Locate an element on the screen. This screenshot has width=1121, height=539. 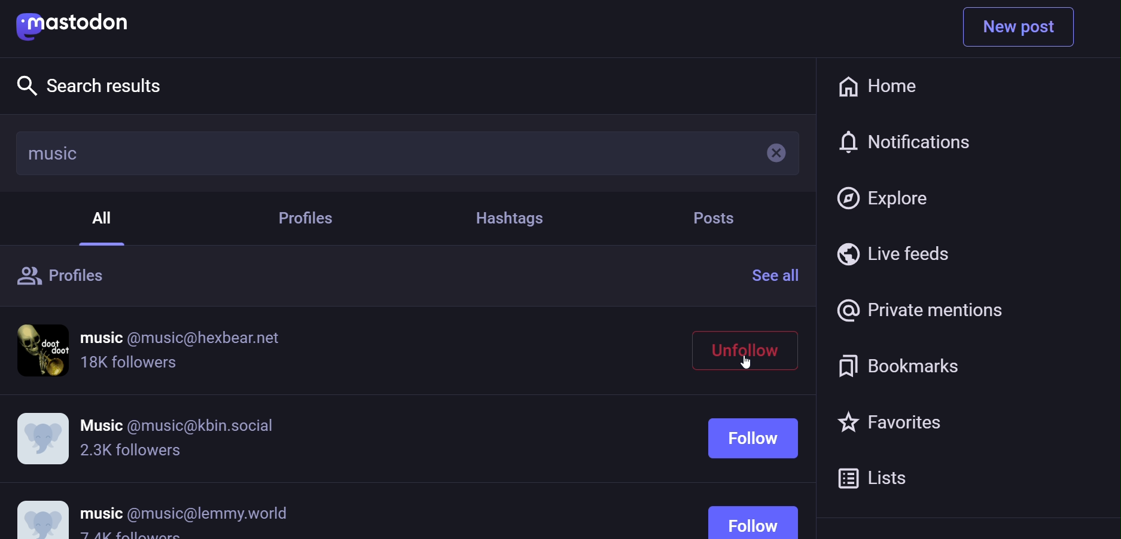
post is located at coordinates (713, 218).